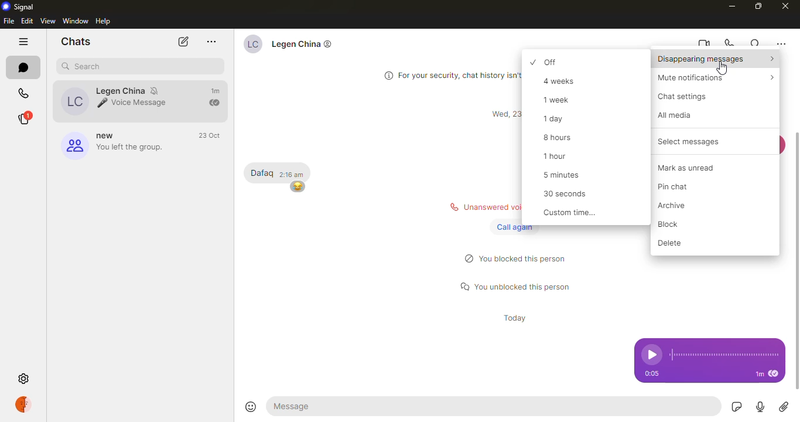 Image resolution: width=800 pixels, height=422 pixels. What do you see at coordinates (250, 404) in the screenshot?
I see `emoji` at bounding box center [250, 404].